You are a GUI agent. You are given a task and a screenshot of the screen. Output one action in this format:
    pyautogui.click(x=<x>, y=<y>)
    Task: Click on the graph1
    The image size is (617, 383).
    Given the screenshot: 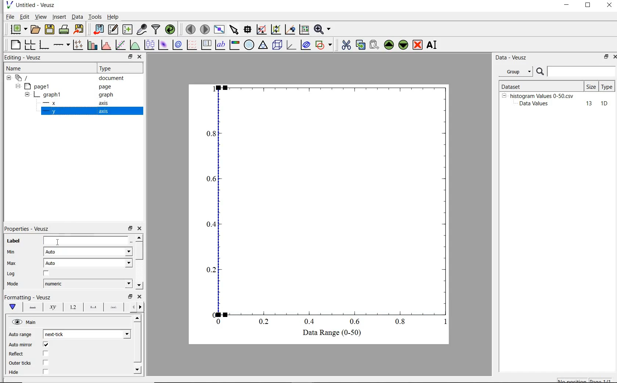 What is the action you would take?
    pyautogui.click(x=49, y=96)
    